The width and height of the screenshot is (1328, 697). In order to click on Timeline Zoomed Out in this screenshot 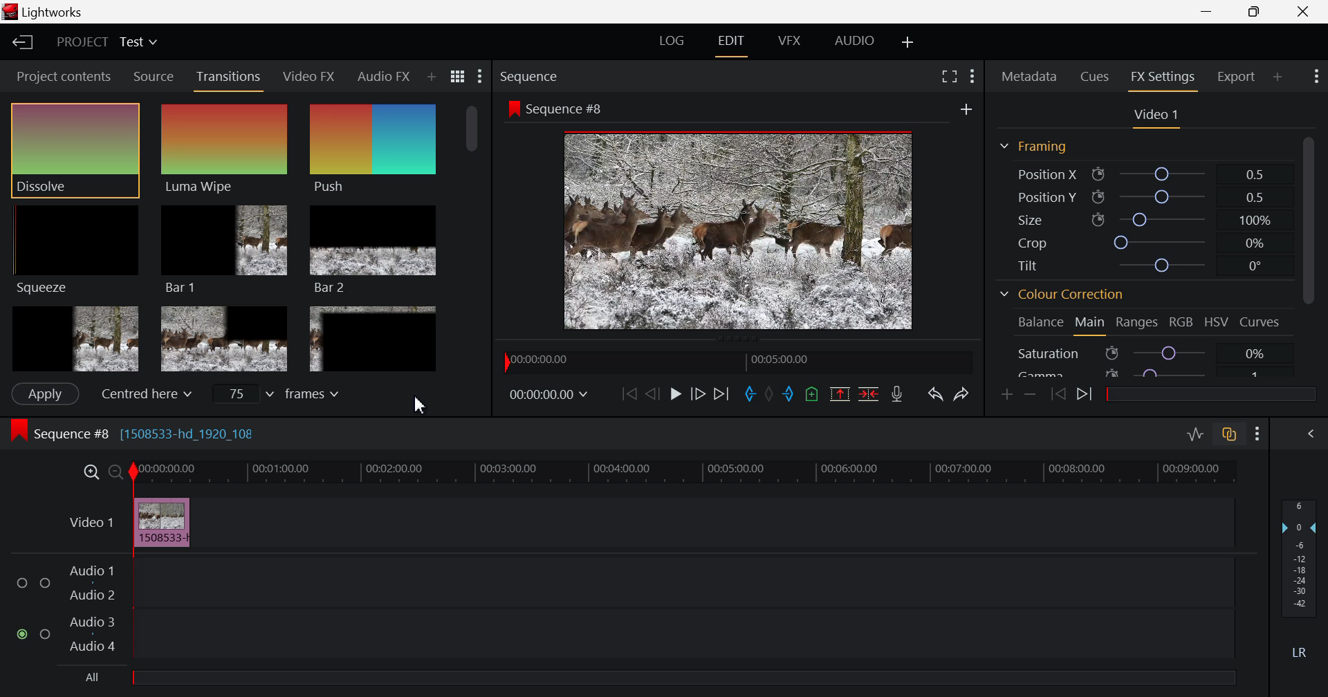, I will do `click(116, 474)`.